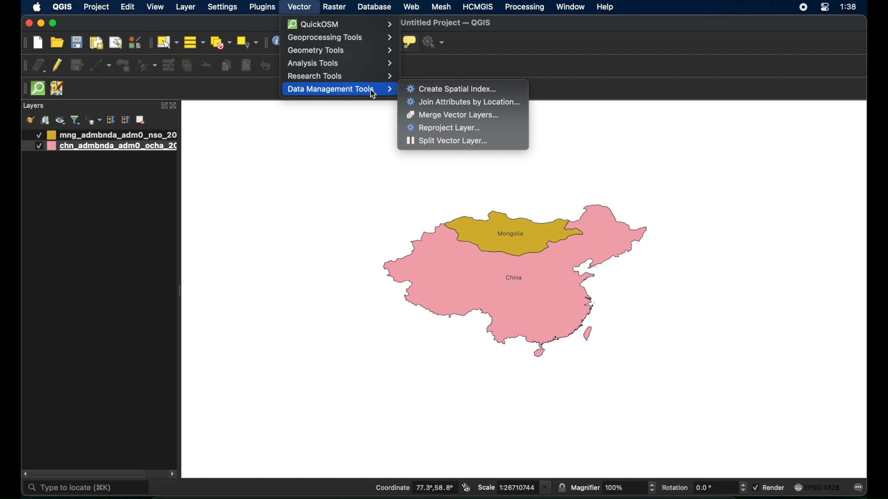 The image size is (888, 499). Describe the element at coordinates (340, 52) in the screenshot. I see `Geometry Tools` at that location.